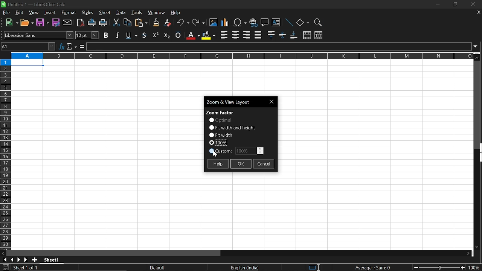  Describe the element at coordinates (220, 112) in the screenshot. I see `zoom factor` at that location.